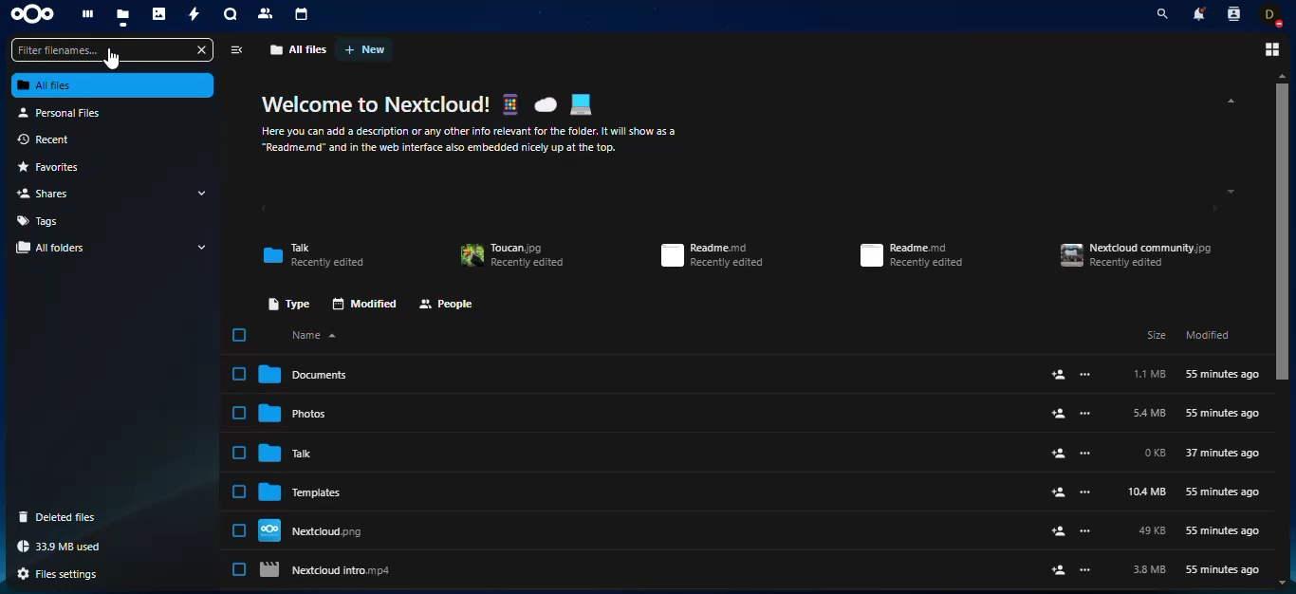 Image resolution: width=1296 pixels, height=594 pixels. What do you see at coordinates (263, 210) in the screenshot?
I see `scroll left` at bounding box center [263, 210].